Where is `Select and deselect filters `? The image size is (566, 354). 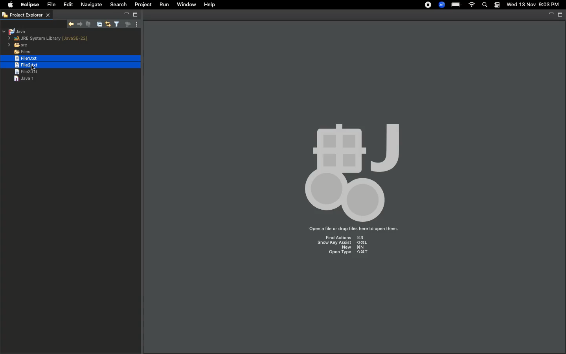 Select and deselect filters  is located at coordinates (116, 24).